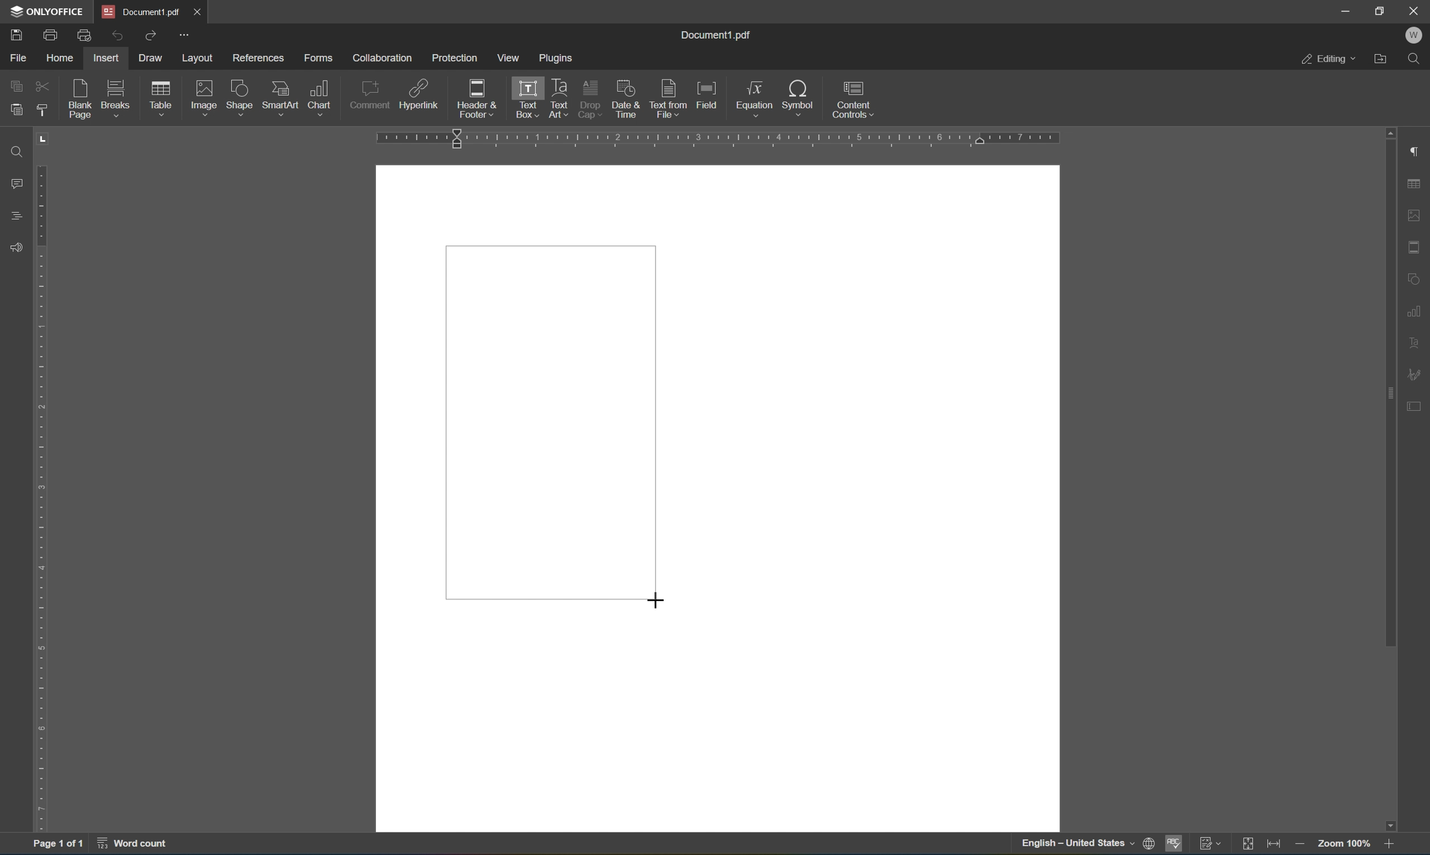 Image resolution: width=1430 pixels, height=855 pixels. Describe the element at coordinates (1211, 845) in the screenshot. I see `track changes` at that location.